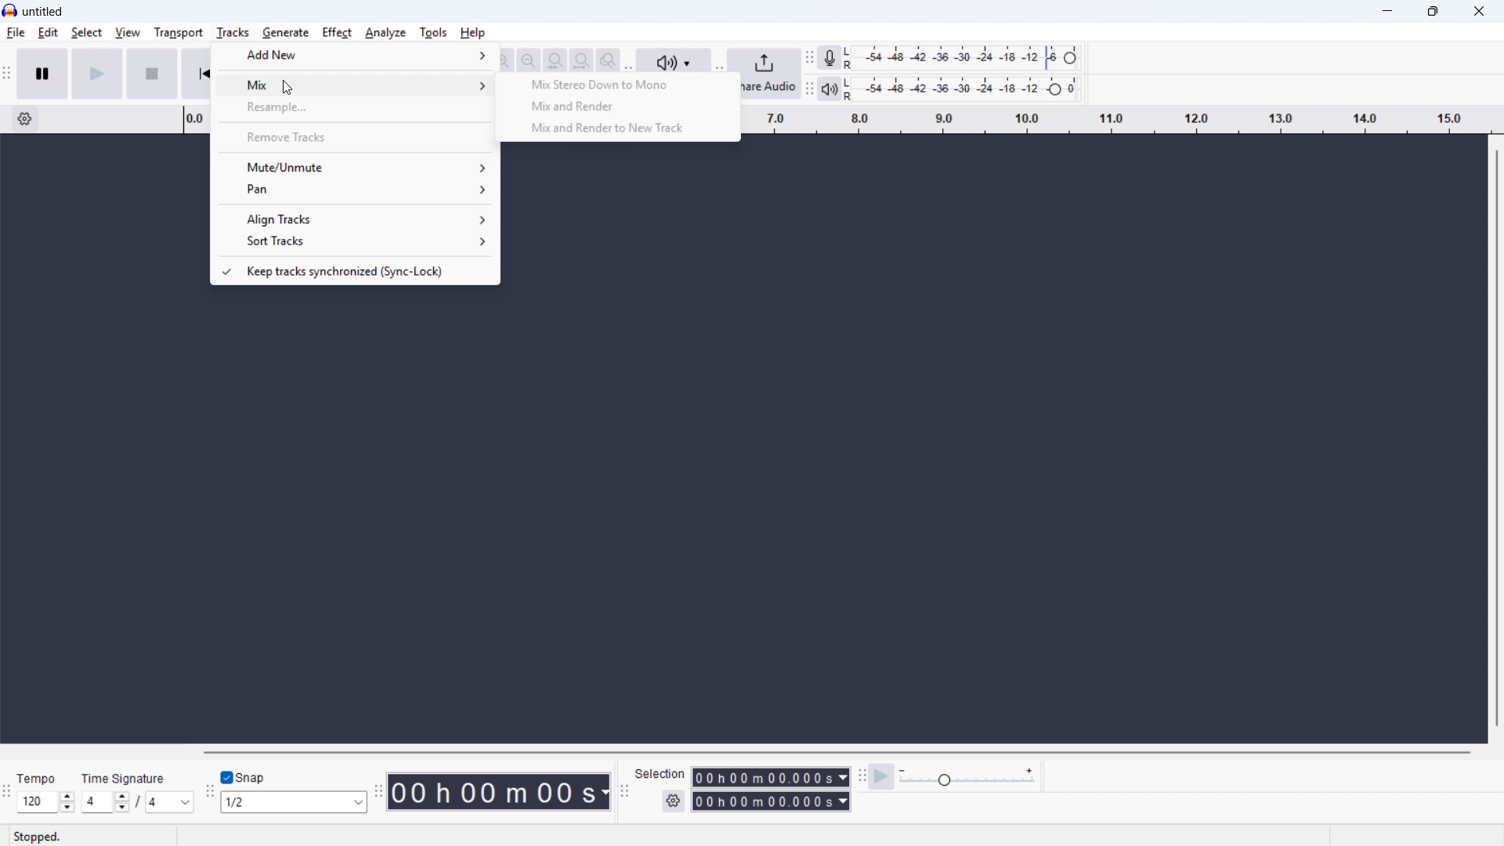  I want to click on Recording metre toolbar , so click(830, 57).